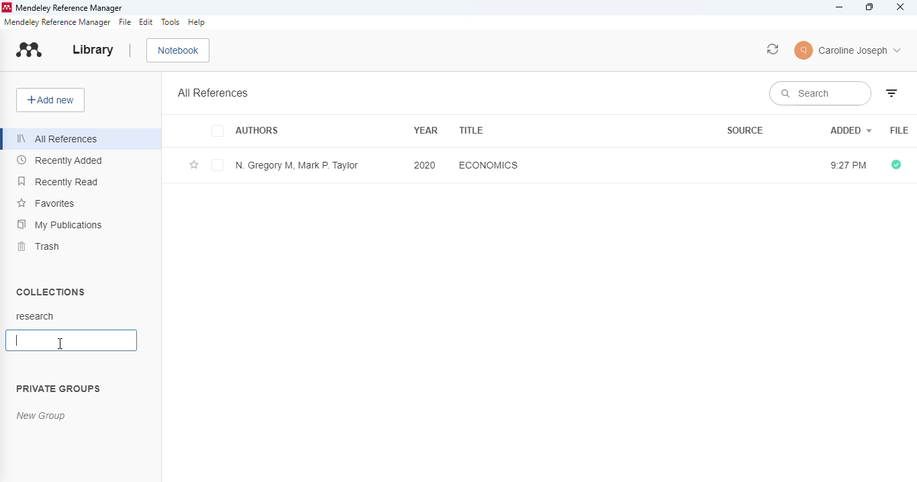  I want to click on user icon, so click(804, 50).